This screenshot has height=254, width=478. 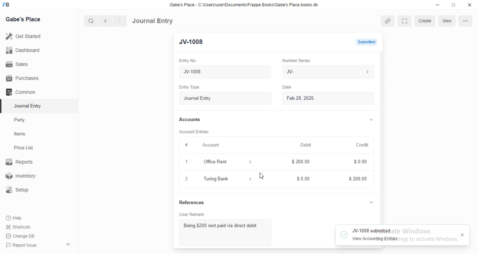 What do you see at coordinates (105, 21) in the screenshot?
I see `backward` at bounding box center [105, 21].